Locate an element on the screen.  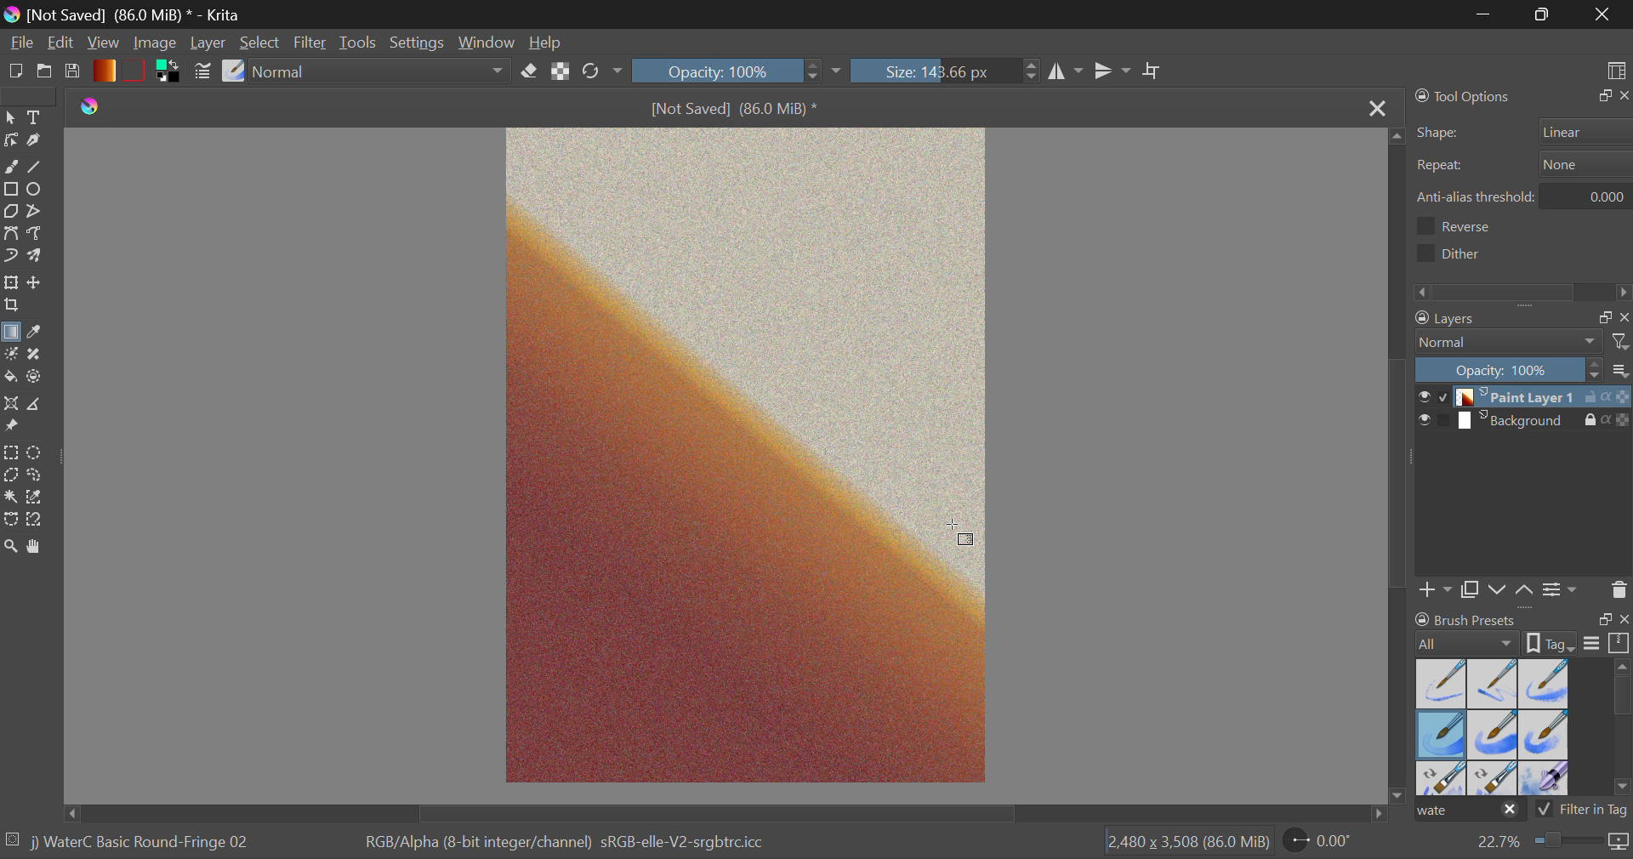
move down is located at coordinates (1498, 589).